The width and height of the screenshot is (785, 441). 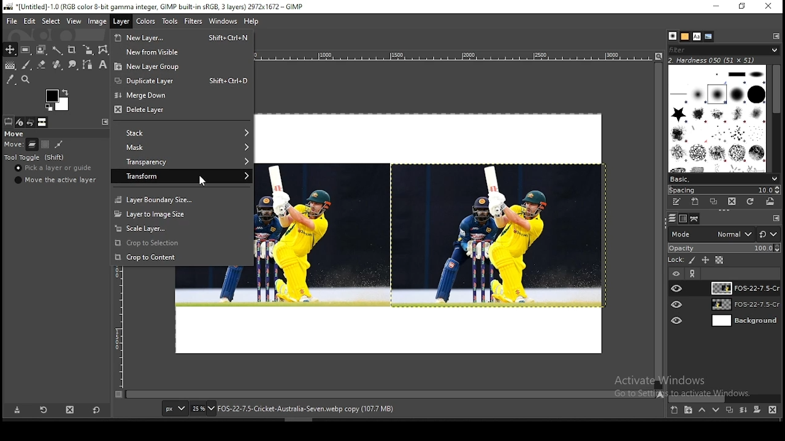 I want to click on transperancy, so click(x=182, y=160).